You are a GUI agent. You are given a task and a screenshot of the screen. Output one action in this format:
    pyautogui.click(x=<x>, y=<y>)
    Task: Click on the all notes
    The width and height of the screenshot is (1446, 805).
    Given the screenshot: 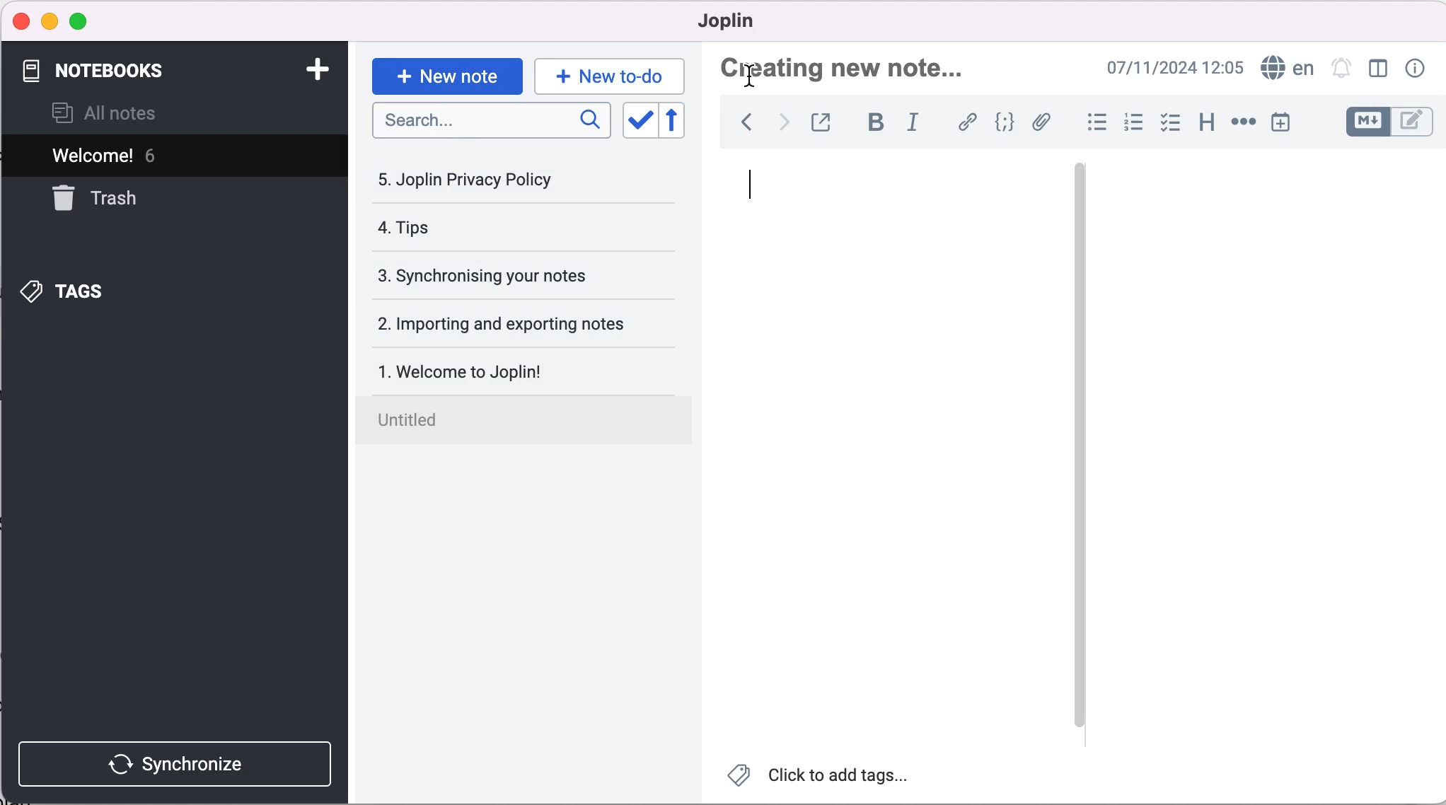 What is the action you would take?
    pyautogui.click(x=117, y=115)
    